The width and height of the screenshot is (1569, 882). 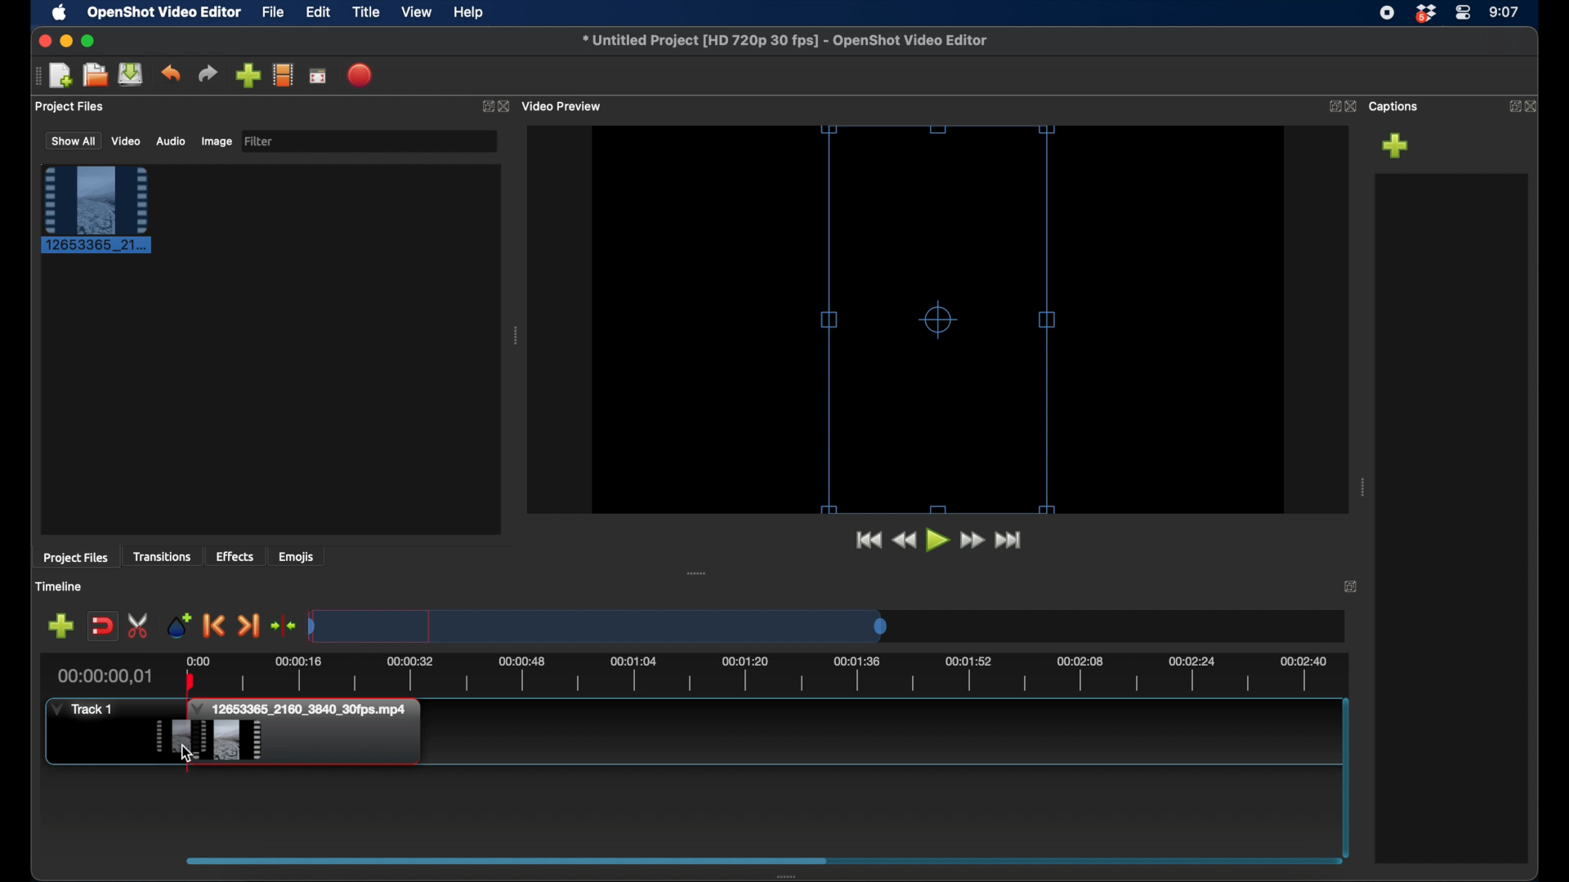 What do you see at coordinates (284, 75) in the screenshot?
I see `explore profiles` at bounding box center [284, 75].